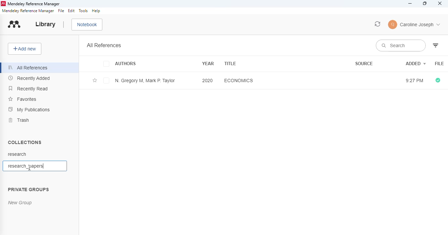 Image resolution: width=448 pixels, height=235 pixels. Describe the element at coordinates (145, 81) in the screenshot. I see `N. Gregory M, Mark P. Taylor` at that location.